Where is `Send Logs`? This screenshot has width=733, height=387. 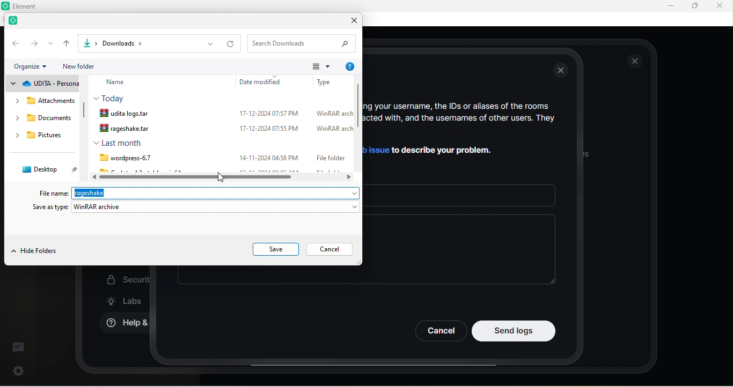 Send Logs is located at coordinates (514, 331).